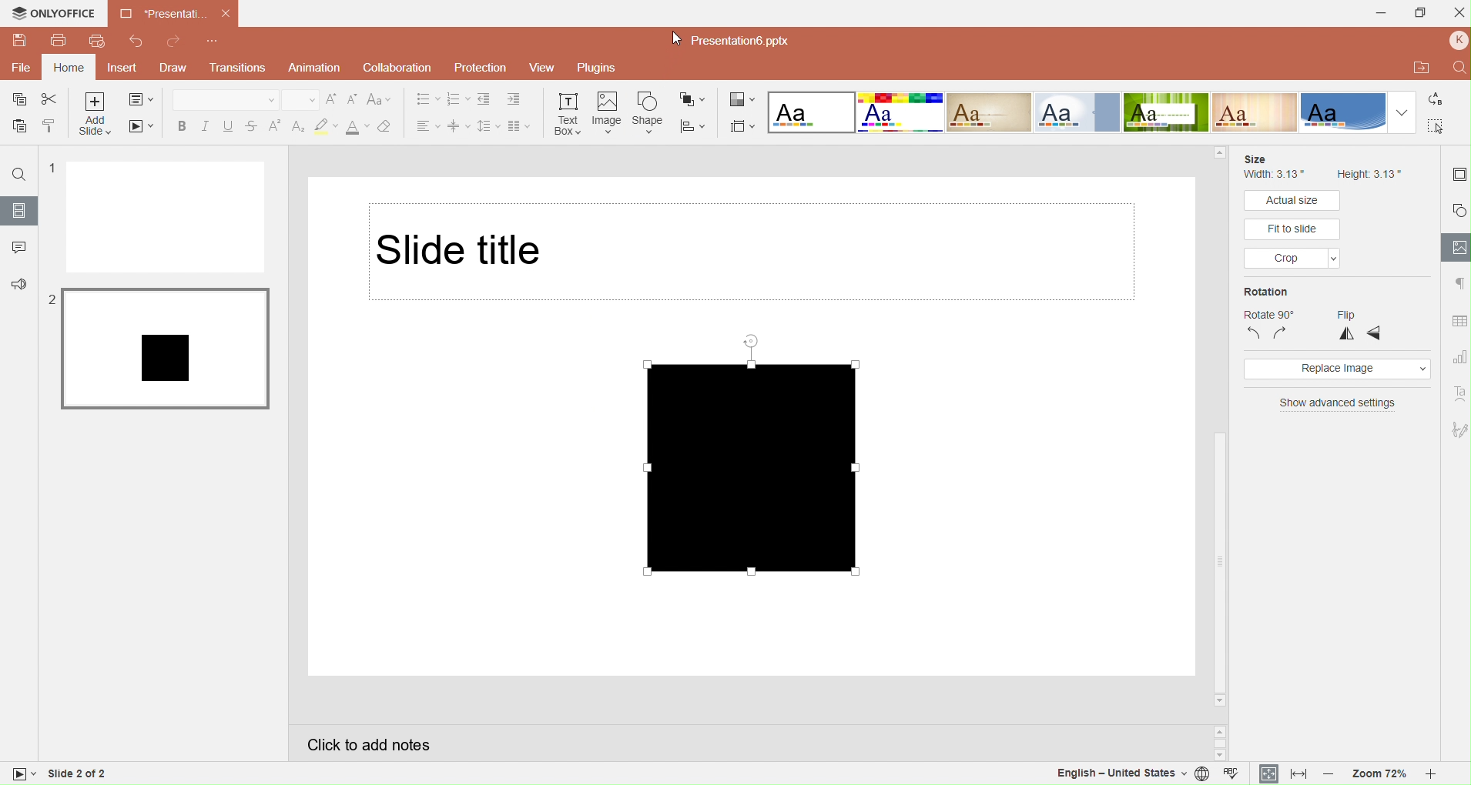 The height and width of the screenshot is (785, 1471). I want to click on Slide settings, so click(1456, 175).